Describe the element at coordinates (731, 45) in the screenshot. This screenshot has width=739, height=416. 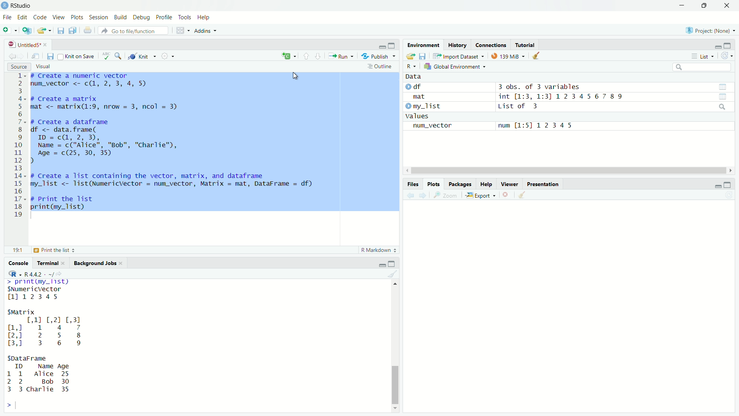
I see `maximise` at that location.